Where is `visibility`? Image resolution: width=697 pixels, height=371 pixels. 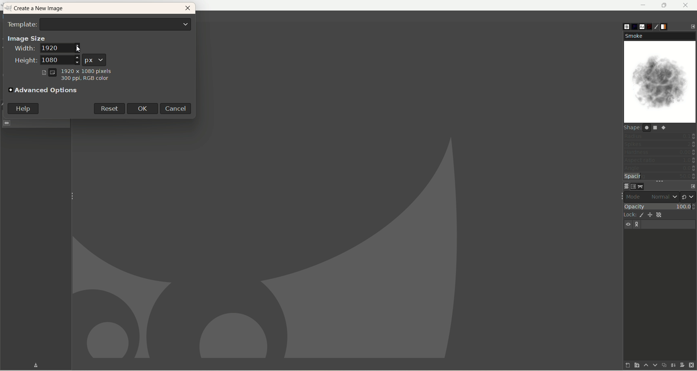 visibility is located at coordinates (629, 224).